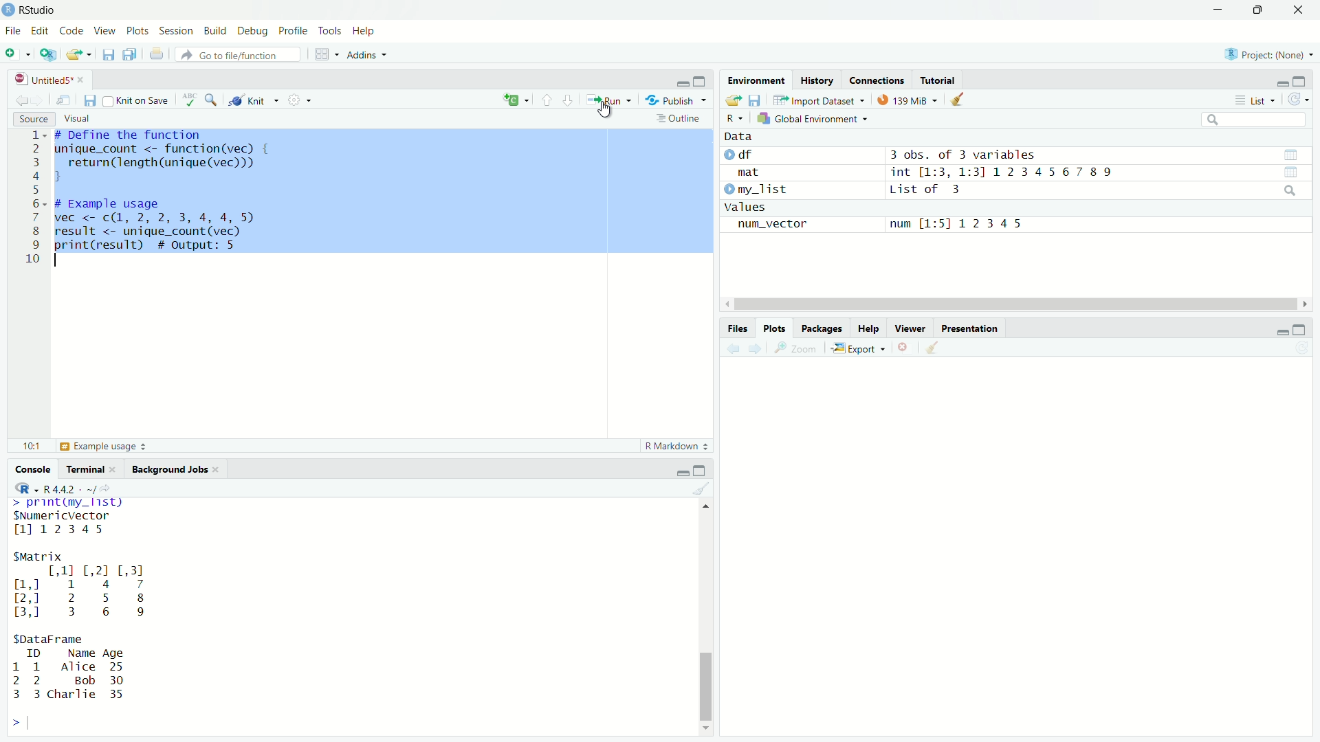 This screenshot has height=742, width=1320. Describe the element at coordinates (811, 119) in the screenshot. I see `Global Environment` at that location.